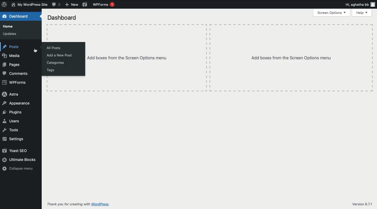 This screenshot has width=377, height=209. I want to click on Version 6.7.1, so click(362, 204).